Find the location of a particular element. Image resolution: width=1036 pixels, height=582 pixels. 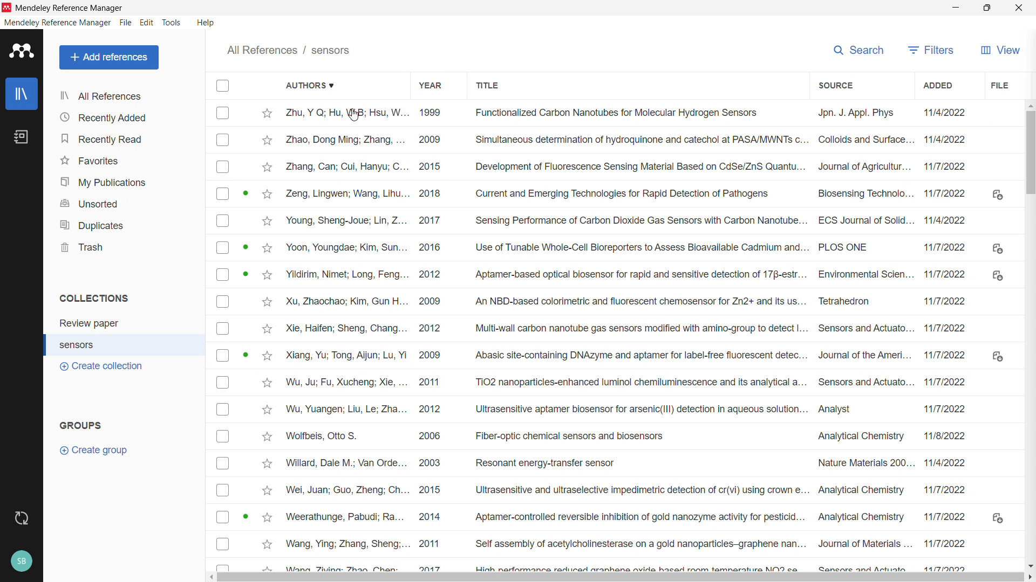

Library  is located at coordinates (22, 94).